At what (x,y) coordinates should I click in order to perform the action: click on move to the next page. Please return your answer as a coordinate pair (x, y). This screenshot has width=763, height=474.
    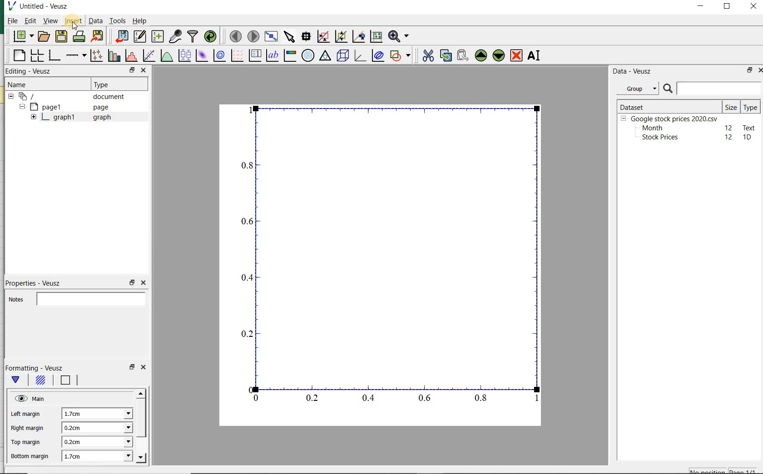
    Looking at the image, I should click on (253, 37).